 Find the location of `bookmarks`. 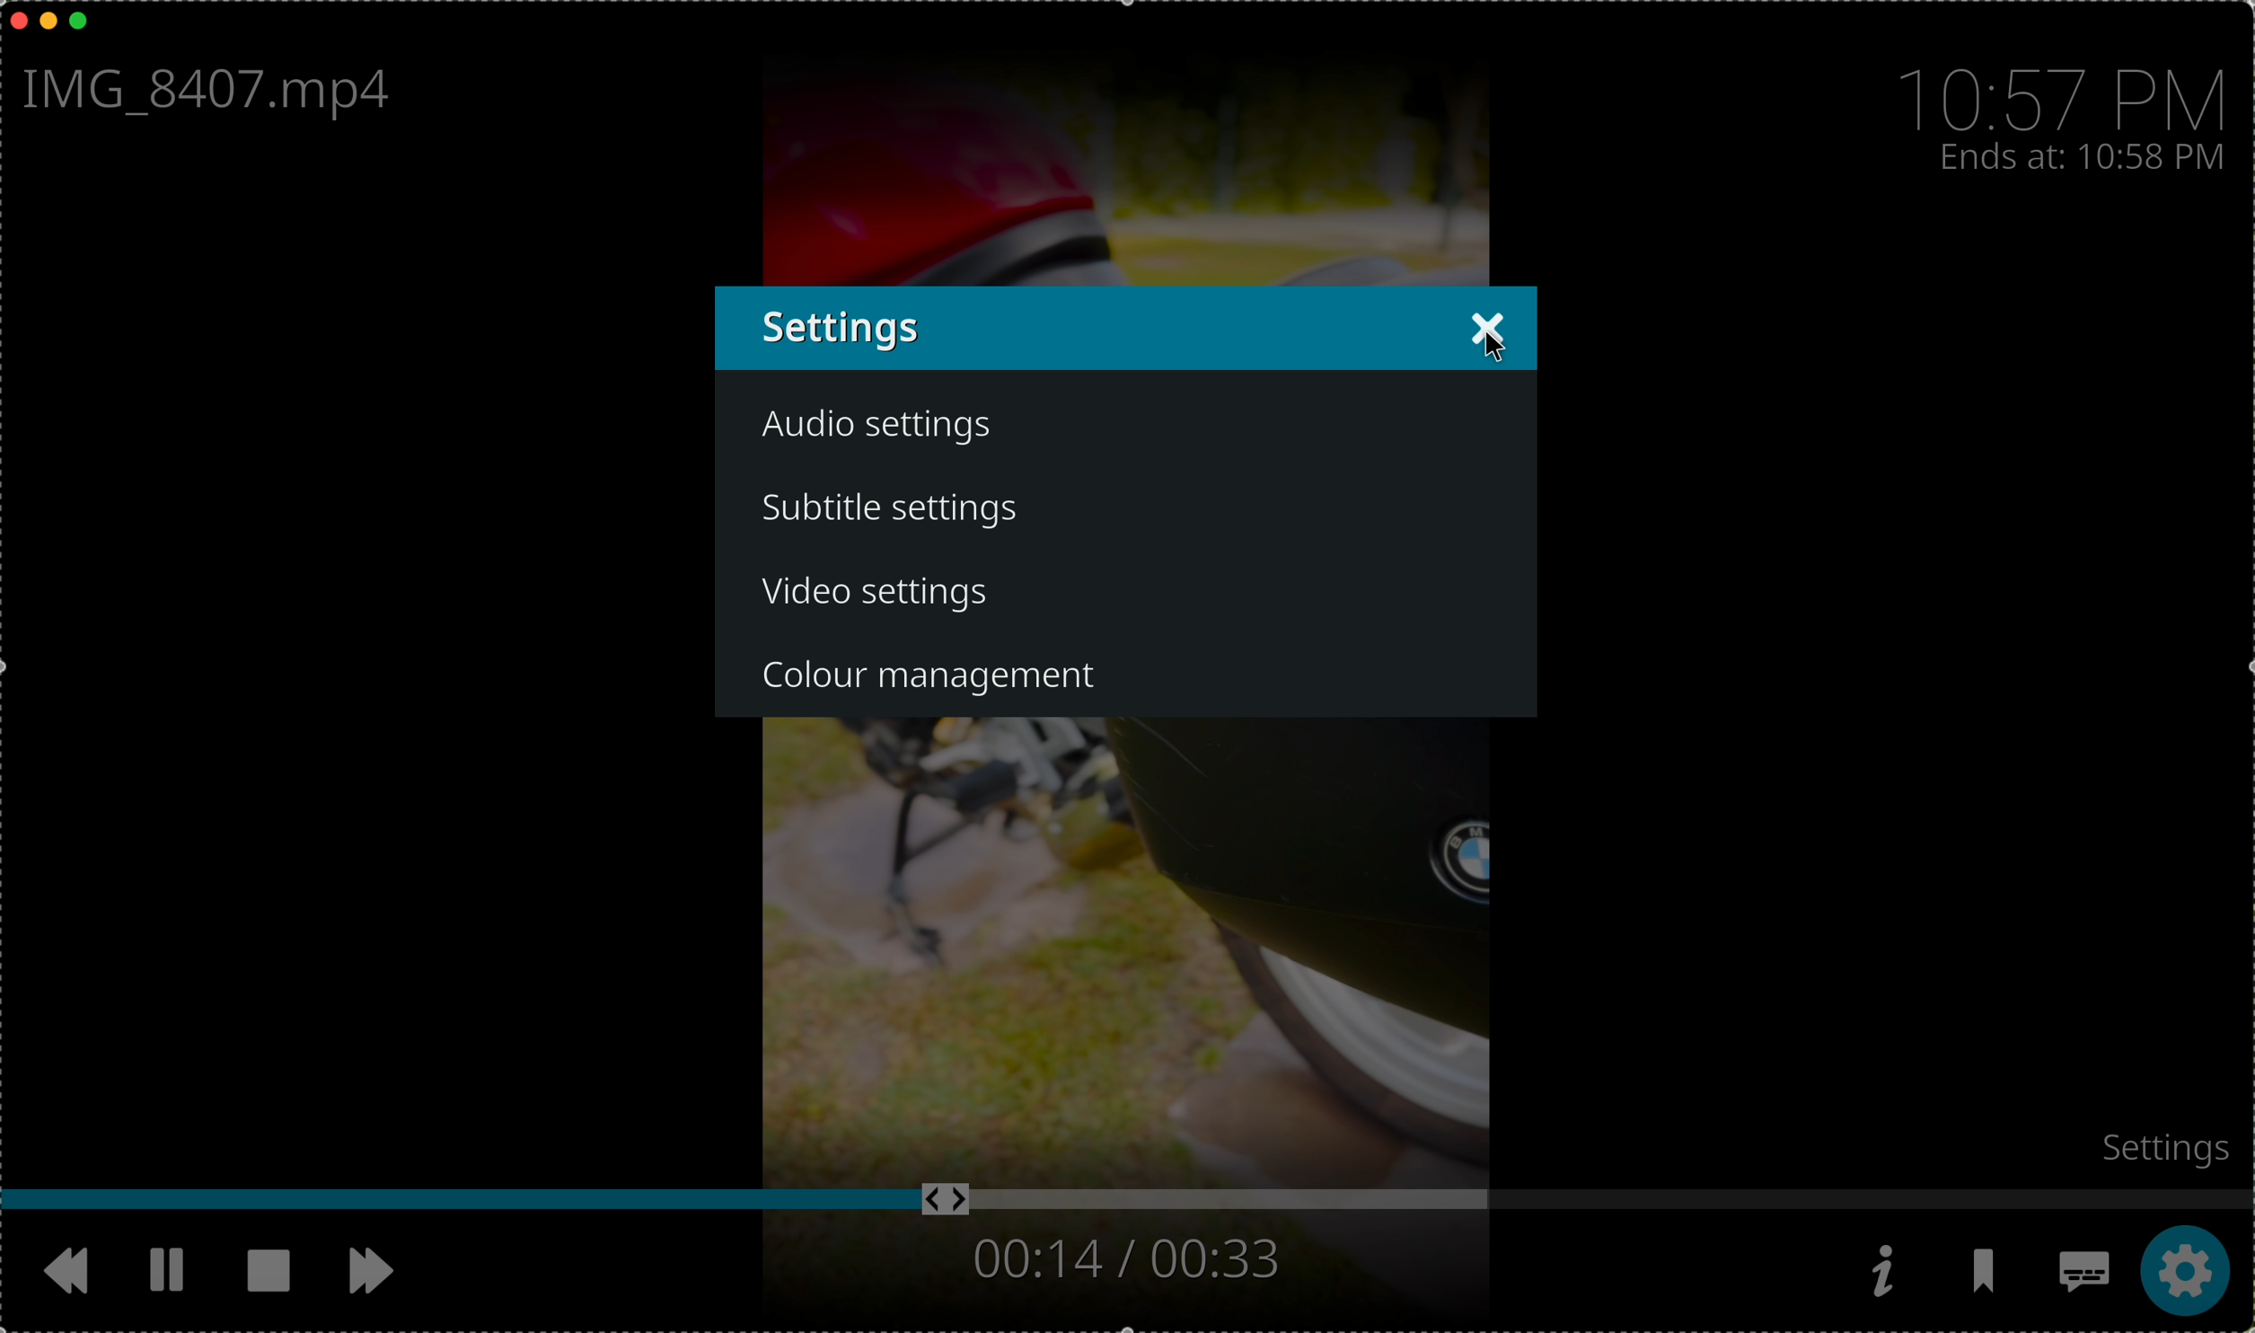

bookmarks is located at coordinates (1987, 1274).